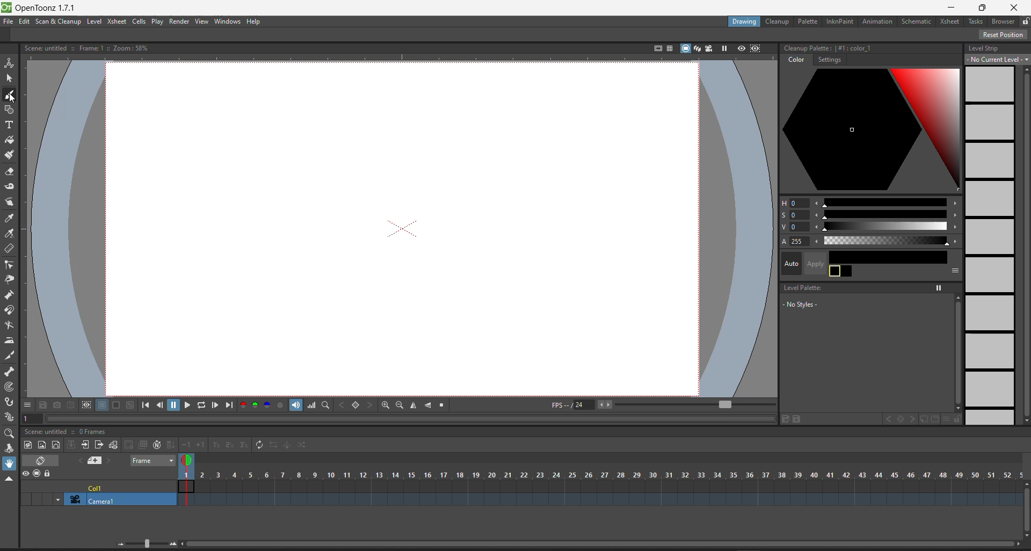  Describe the element at coordinates (146, 543) in the screenshot. I see `slider` at that location.